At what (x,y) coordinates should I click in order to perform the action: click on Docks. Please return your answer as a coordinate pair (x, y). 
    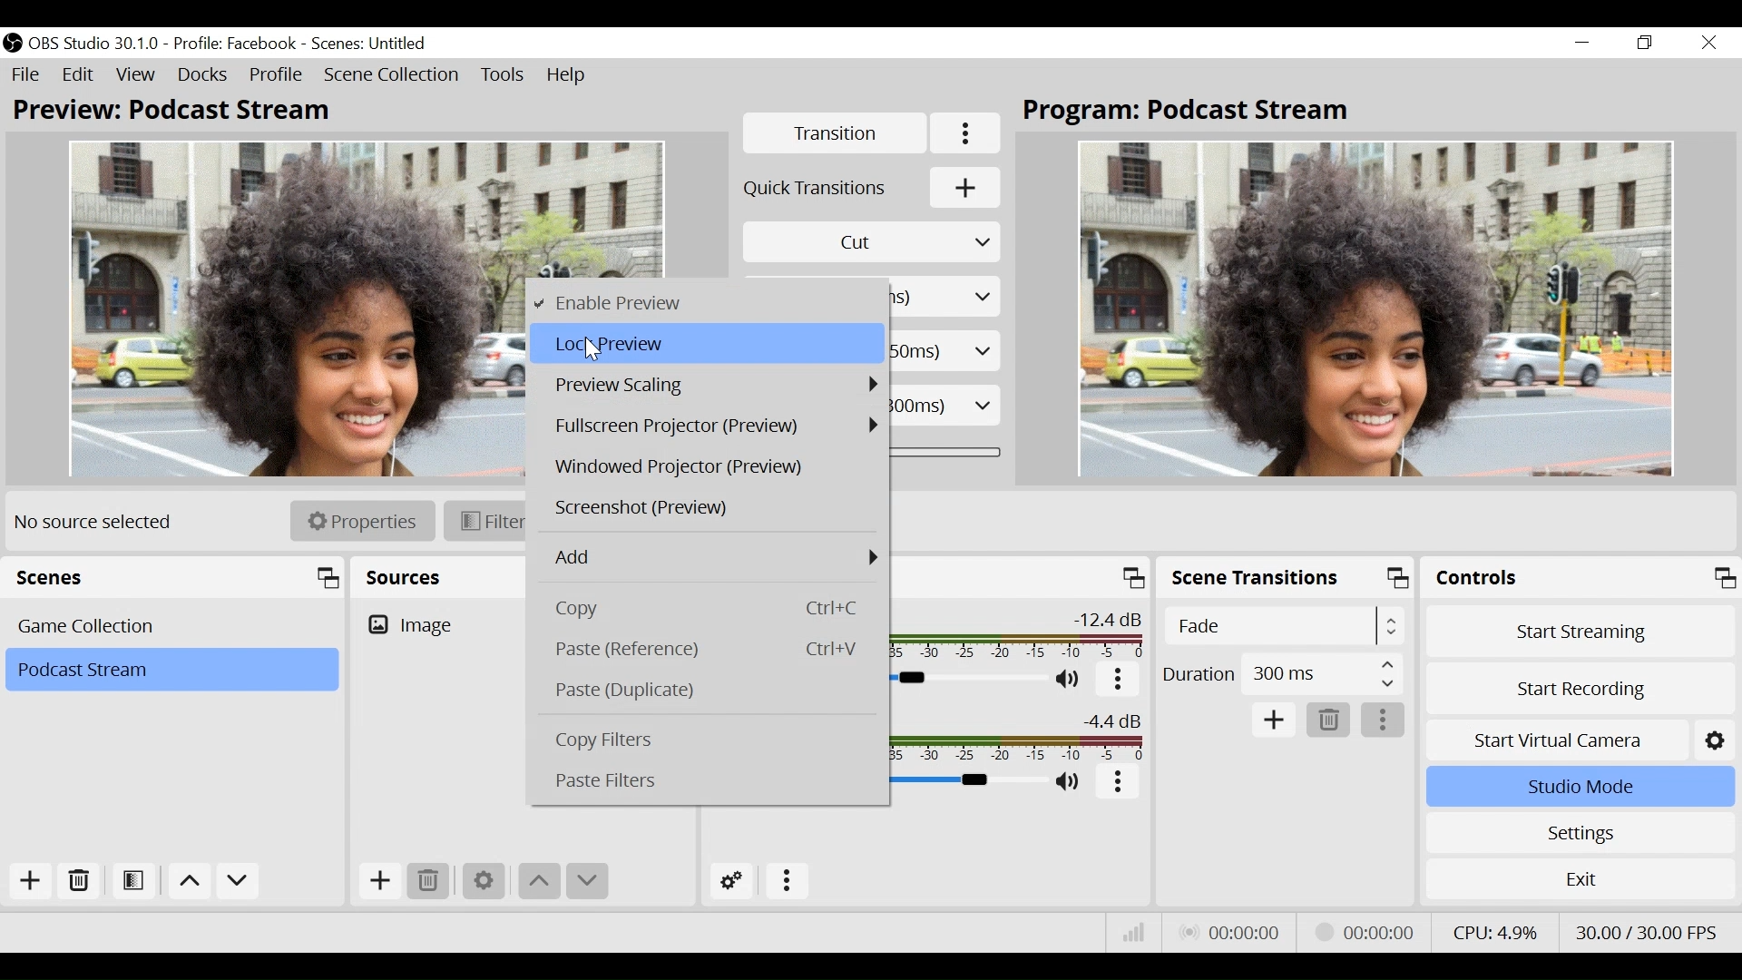
    Looking at the image, I should click on (203, 75).